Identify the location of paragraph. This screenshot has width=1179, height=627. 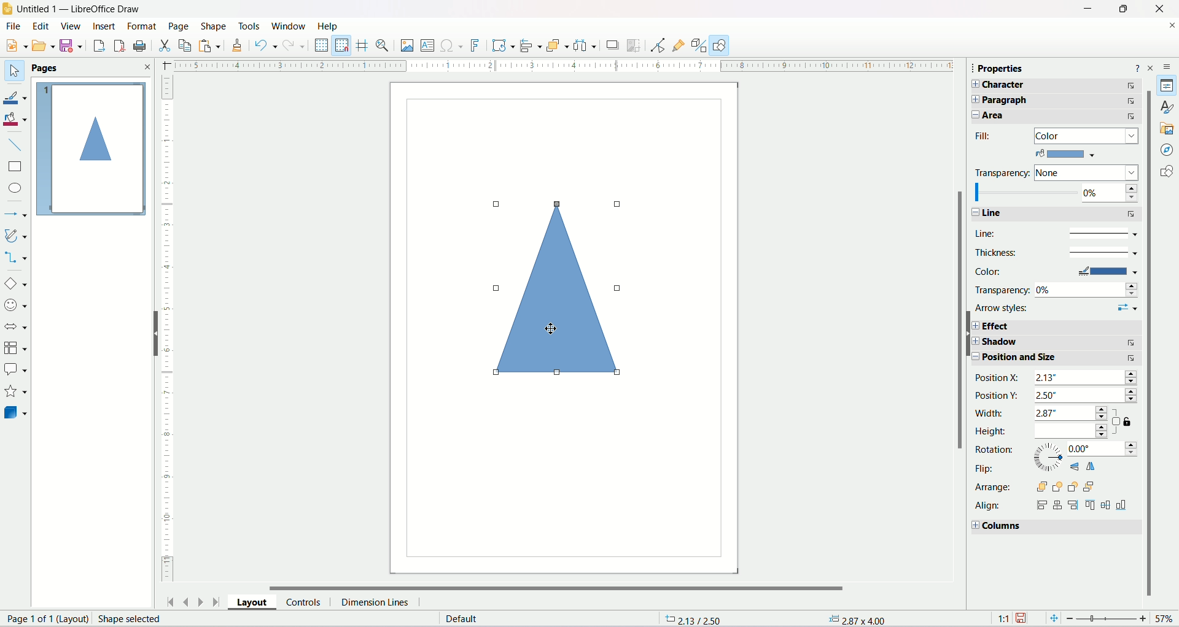
(1053, 101).